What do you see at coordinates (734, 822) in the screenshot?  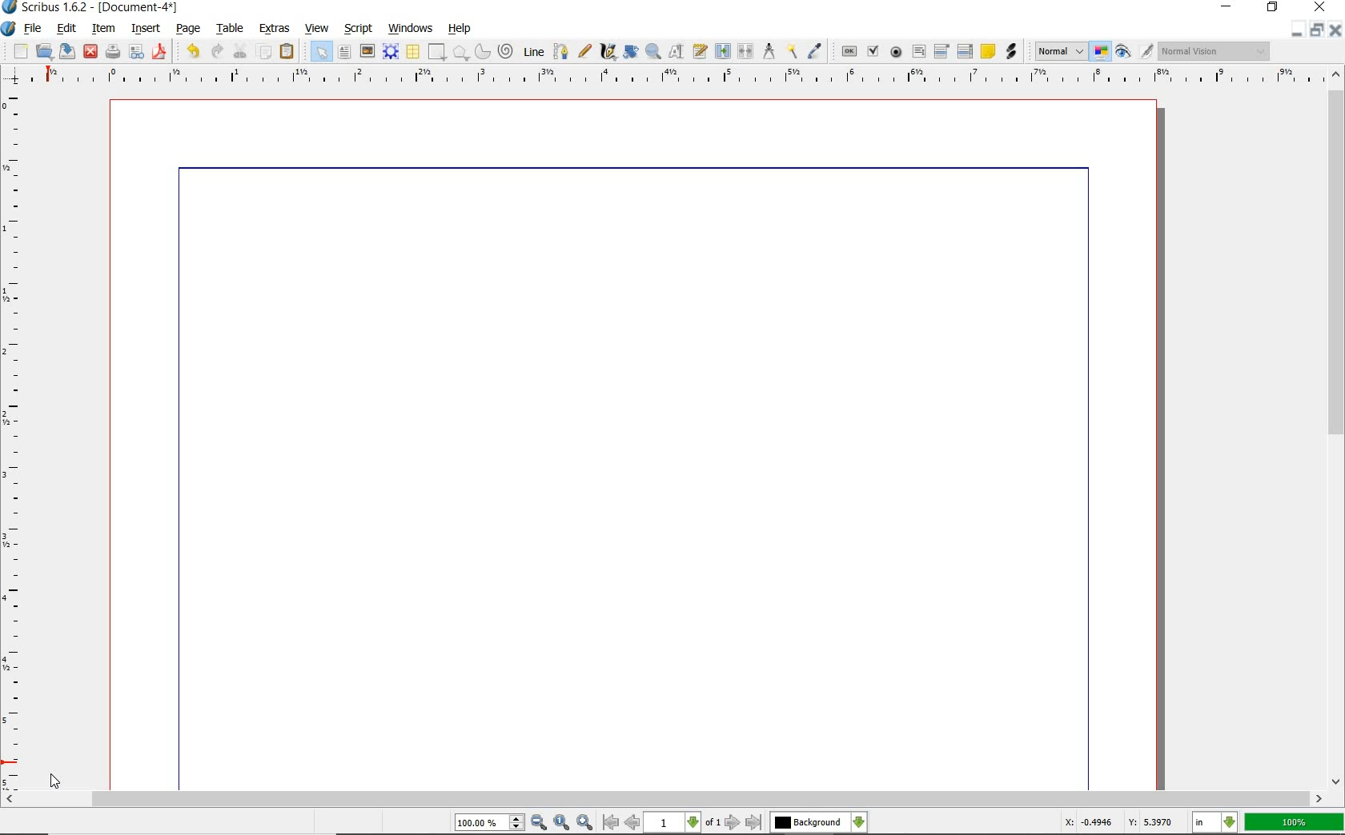 I see `go to next page` at bounding box center [734, 822].